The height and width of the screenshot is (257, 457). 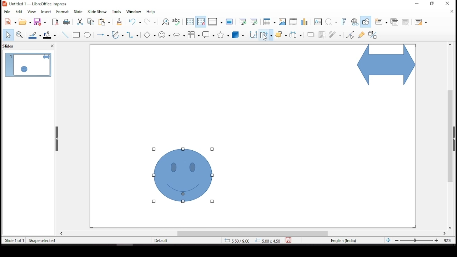 I want to click on find and replace, so click(x=165, y=22).